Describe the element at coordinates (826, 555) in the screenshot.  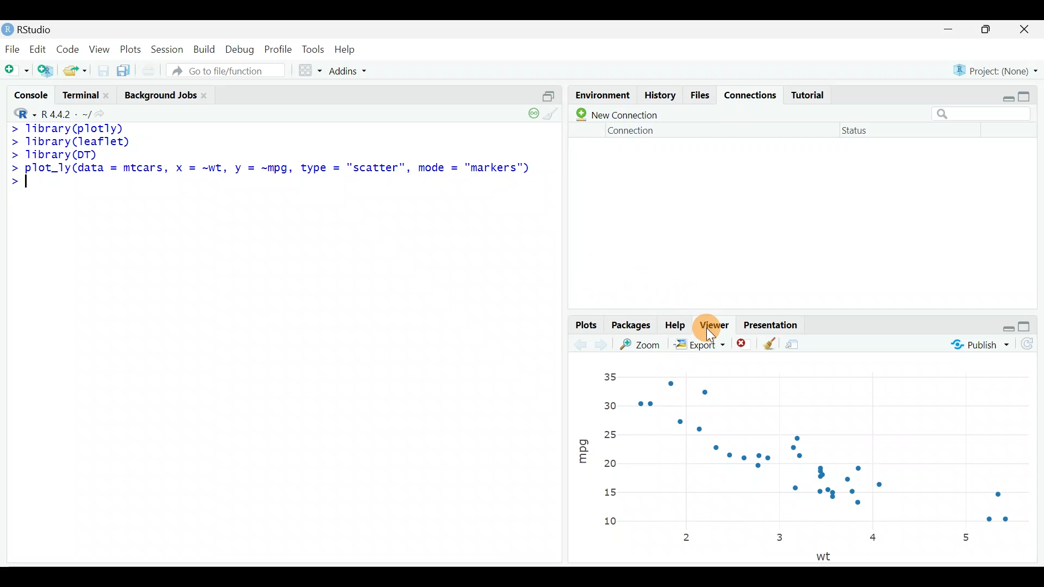
I see `wt` at that location.